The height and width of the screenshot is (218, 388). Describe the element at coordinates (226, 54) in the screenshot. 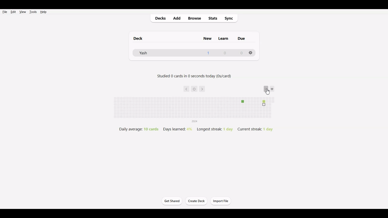

I see `0` at that location.